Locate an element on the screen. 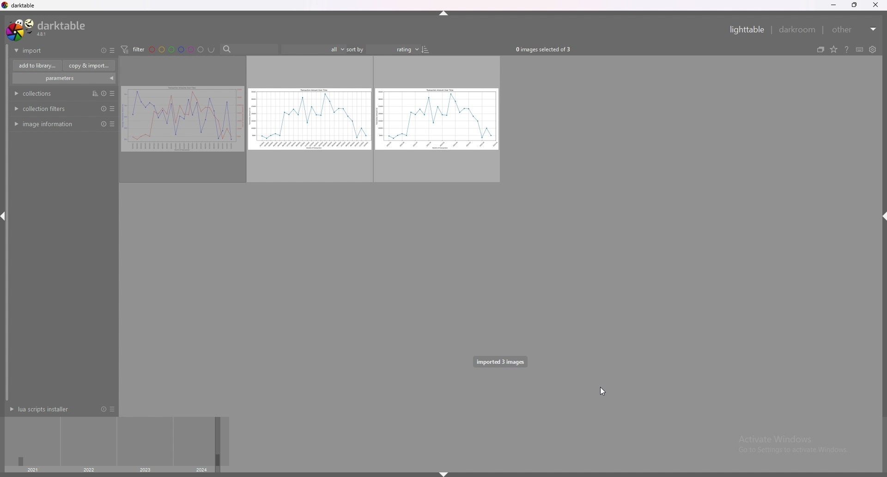 Image resolution: width=887 pixels, height=477 pixels. other is located at coordinates (855, 30).